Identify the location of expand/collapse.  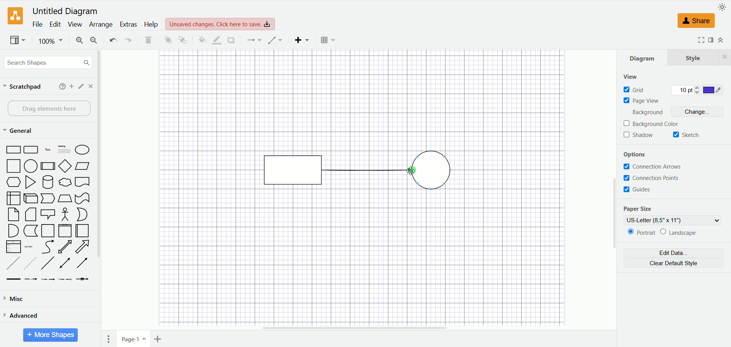
(721, 40).